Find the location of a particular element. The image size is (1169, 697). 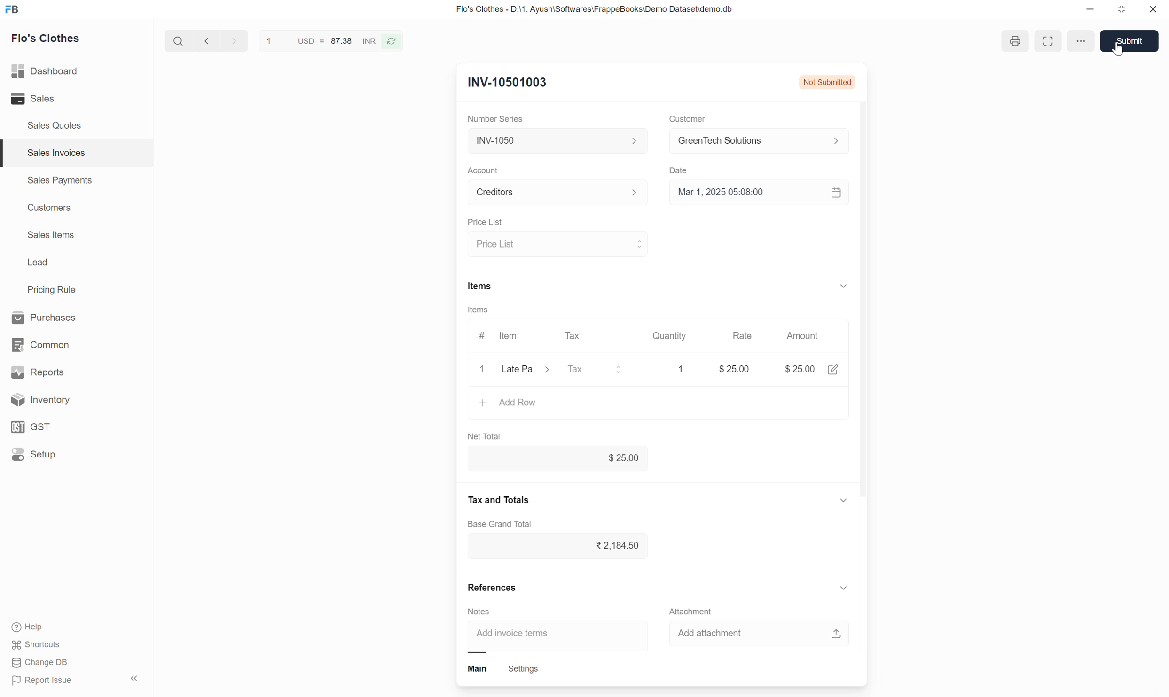

Attachment is located at coordinates (694, 610).